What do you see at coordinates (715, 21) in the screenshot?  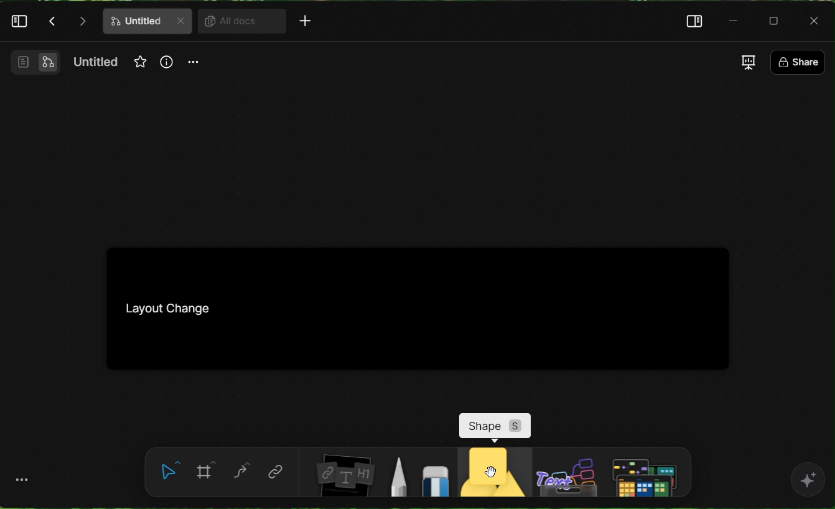 I see `minimize` at bounding box center [715, 21].